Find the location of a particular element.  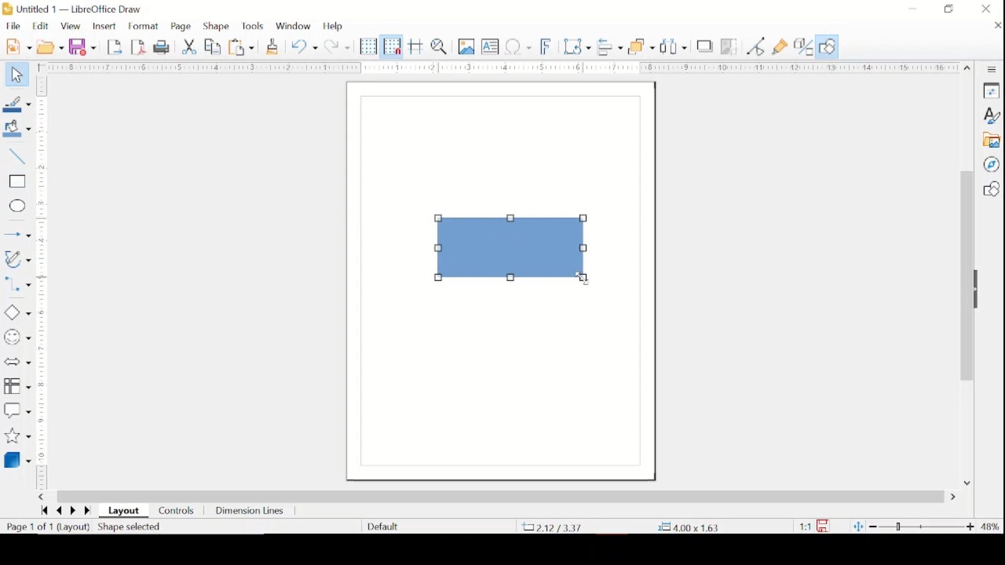

resize handle is located at coordinates (585, 248).